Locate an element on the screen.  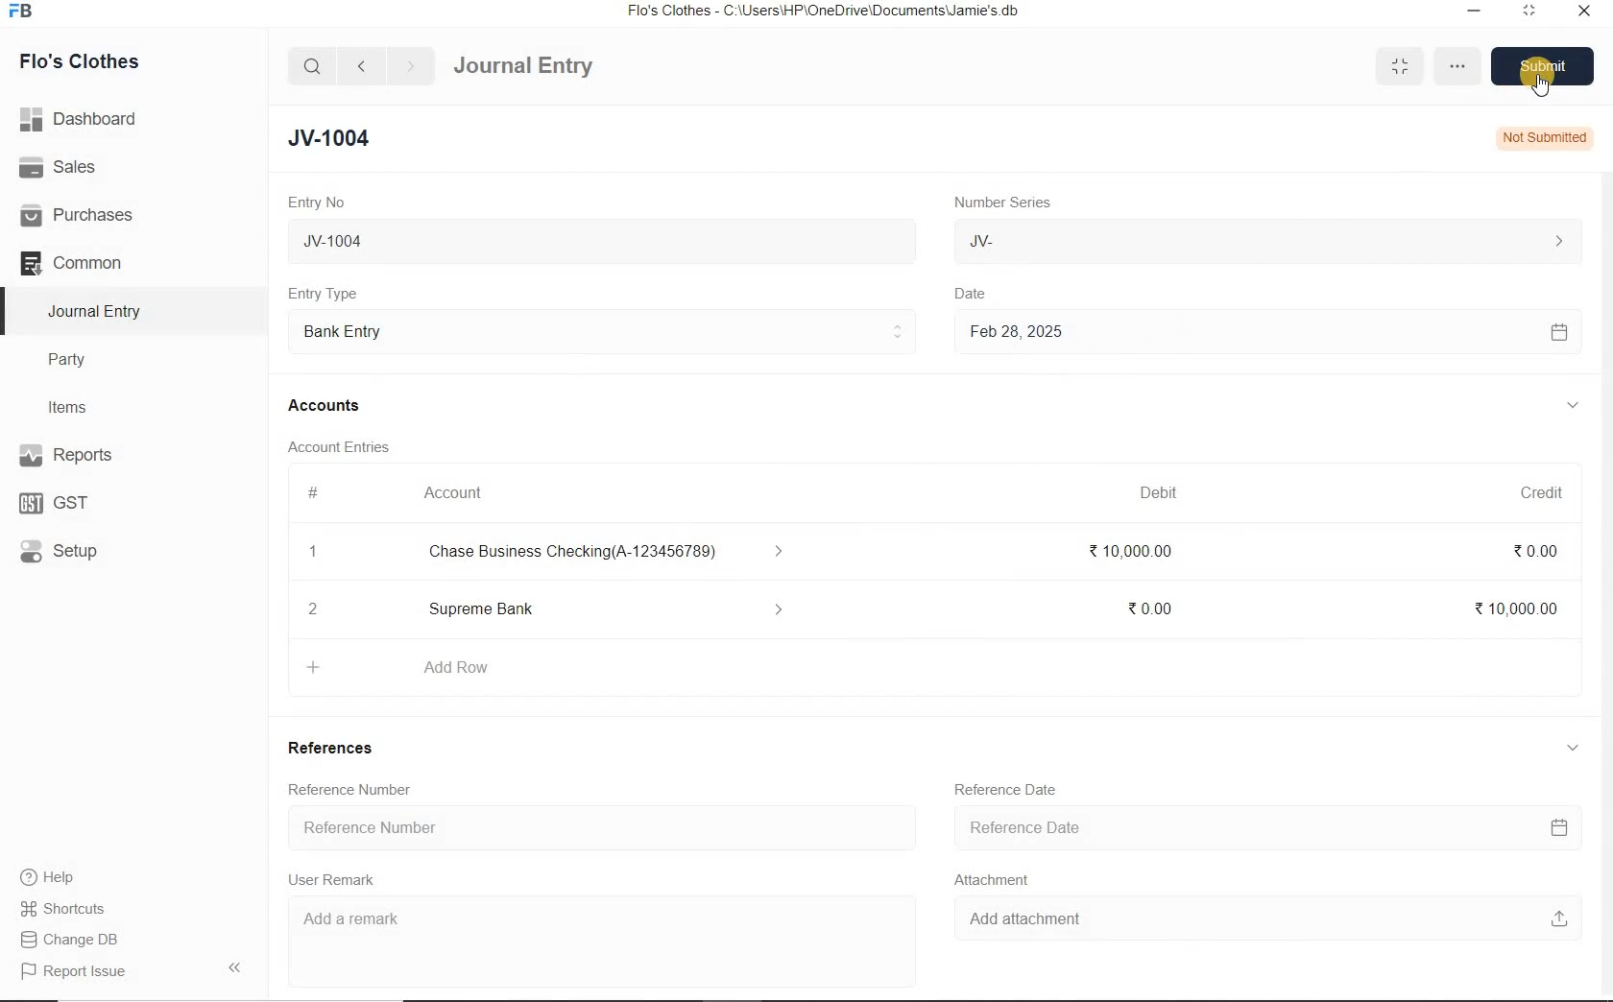
Dashboard is located at coordinates (85, 117).